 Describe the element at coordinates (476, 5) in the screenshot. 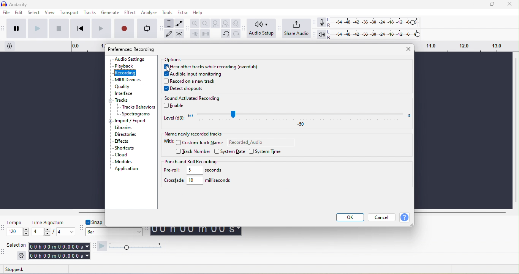

I see `minimize` at that location.